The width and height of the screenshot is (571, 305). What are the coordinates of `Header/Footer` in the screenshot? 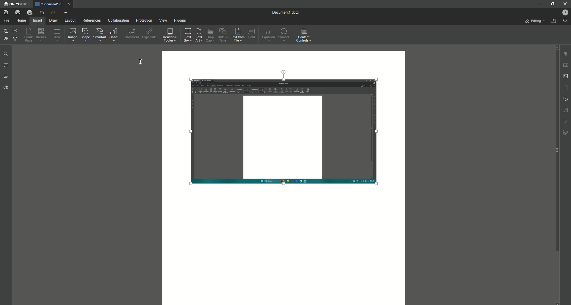 It's located at (566, 87).